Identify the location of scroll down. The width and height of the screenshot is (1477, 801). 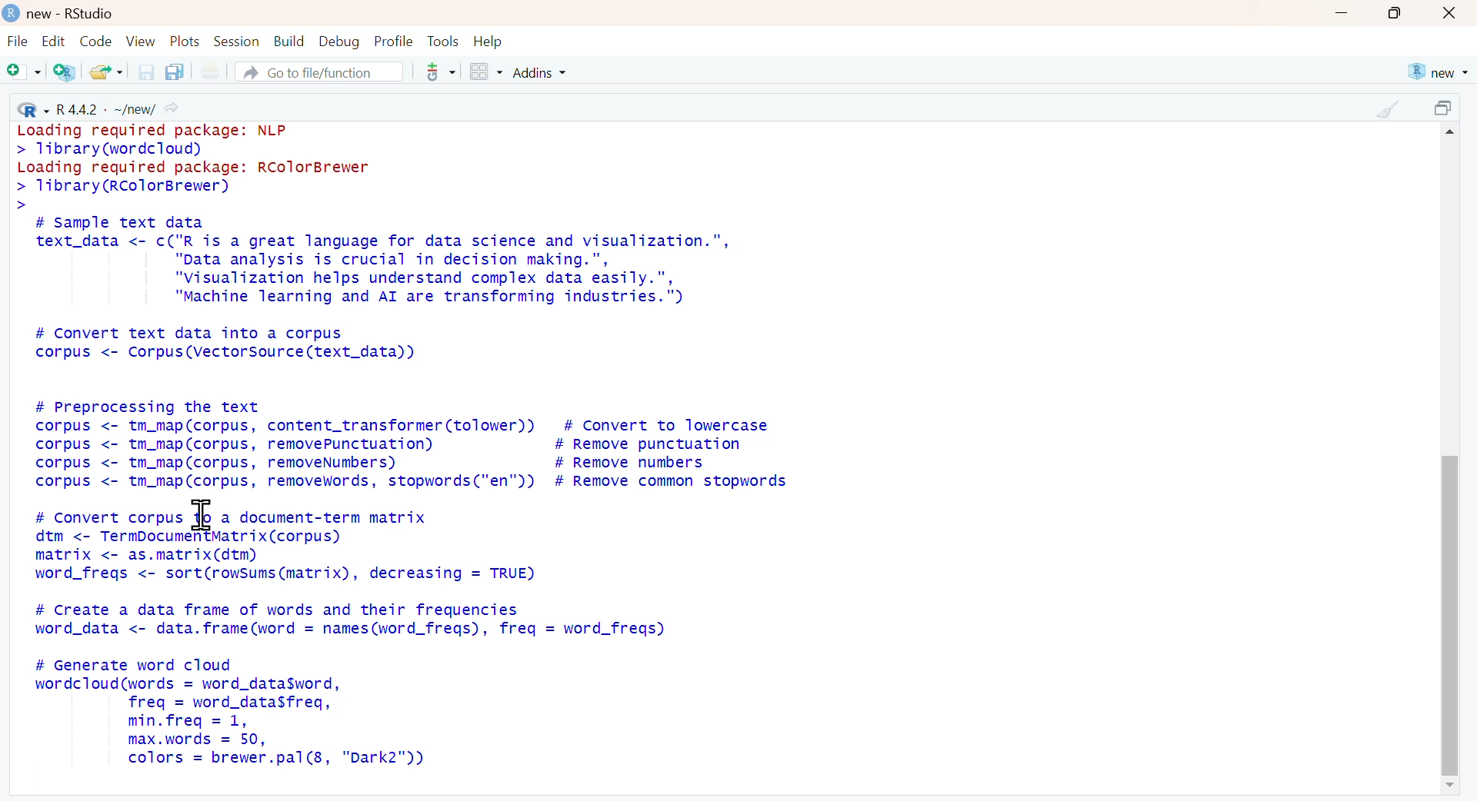
(1445, 786).